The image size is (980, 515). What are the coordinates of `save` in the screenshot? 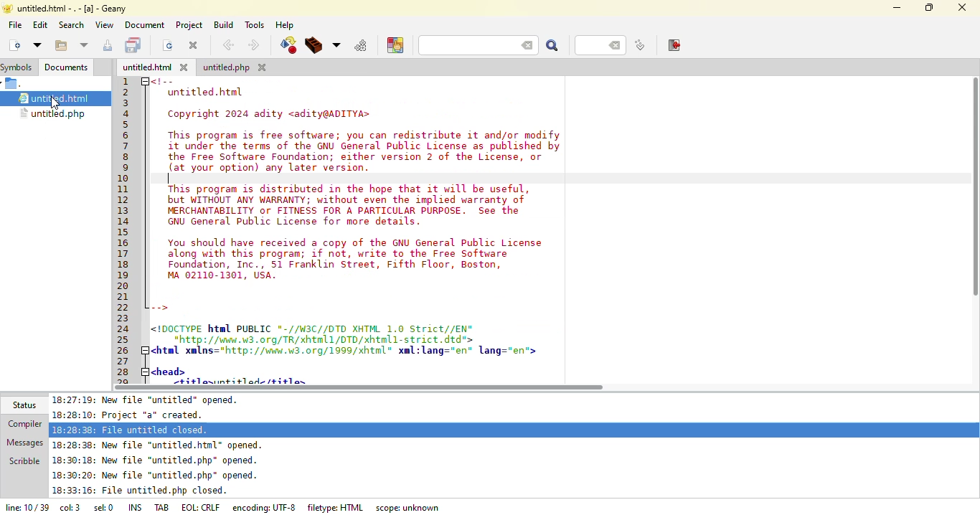 It's located at (134, 44).